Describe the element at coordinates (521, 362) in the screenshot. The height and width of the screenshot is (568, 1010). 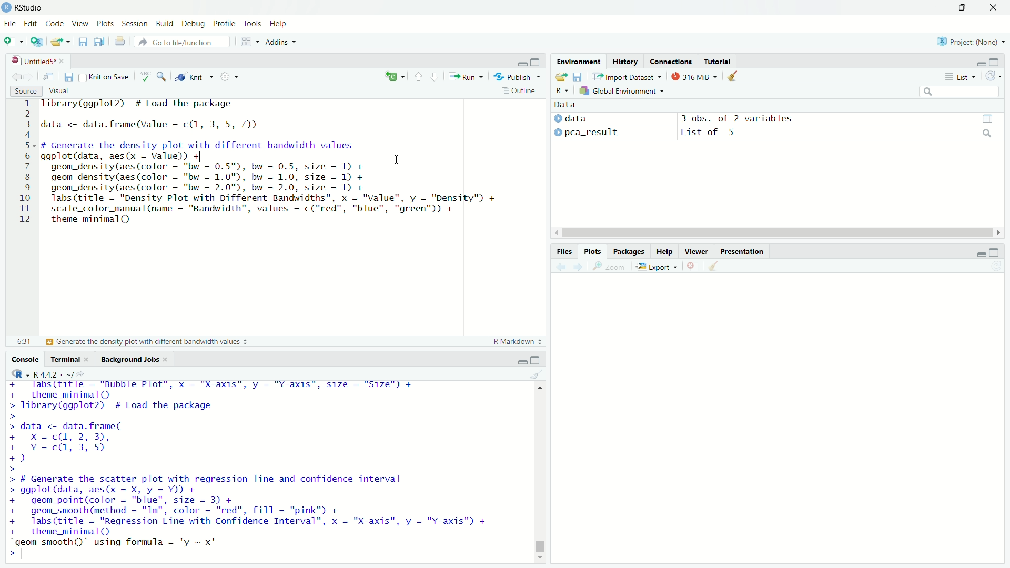
I see `minimize` at that location.